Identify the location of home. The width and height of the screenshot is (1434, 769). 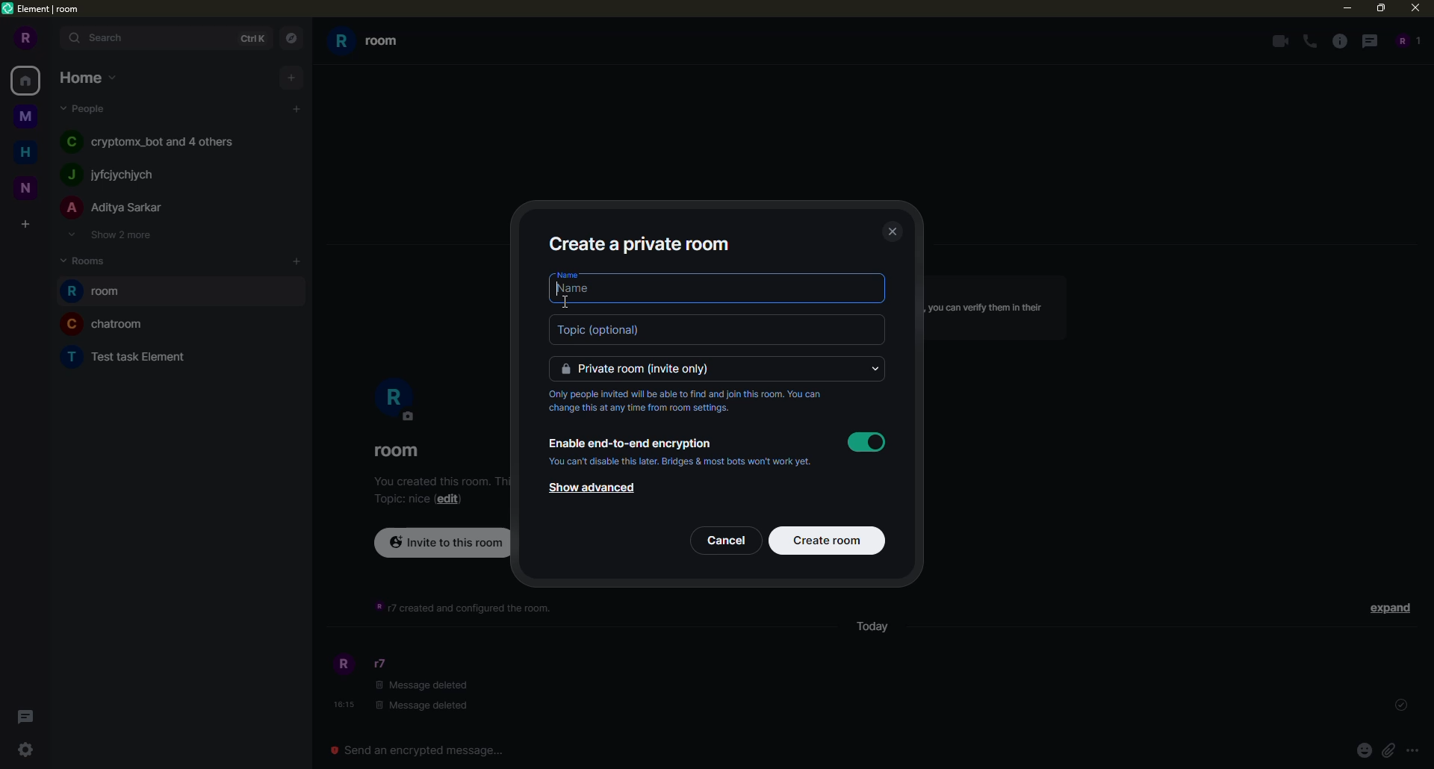
(29, 153).